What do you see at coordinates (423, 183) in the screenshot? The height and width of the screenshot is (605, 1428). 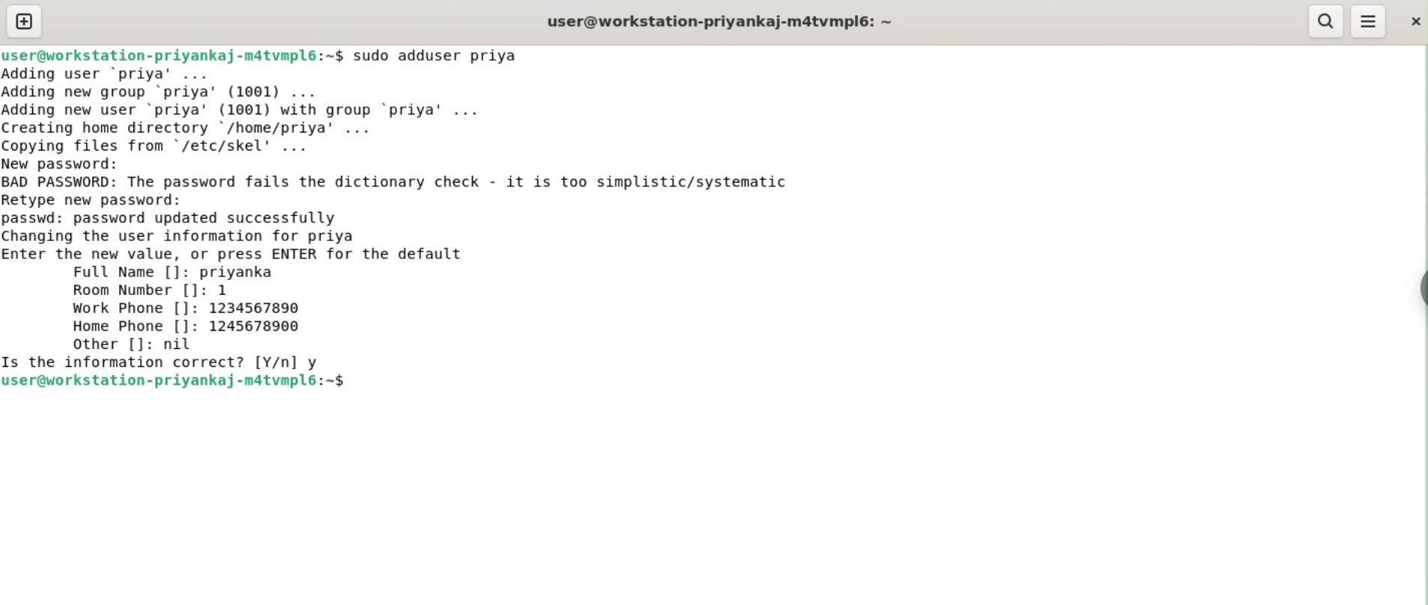 I see `BAD PASSWORD: The password fails the dictionary check. it is too simplistic/systematic` at bounding box center [423, 183].